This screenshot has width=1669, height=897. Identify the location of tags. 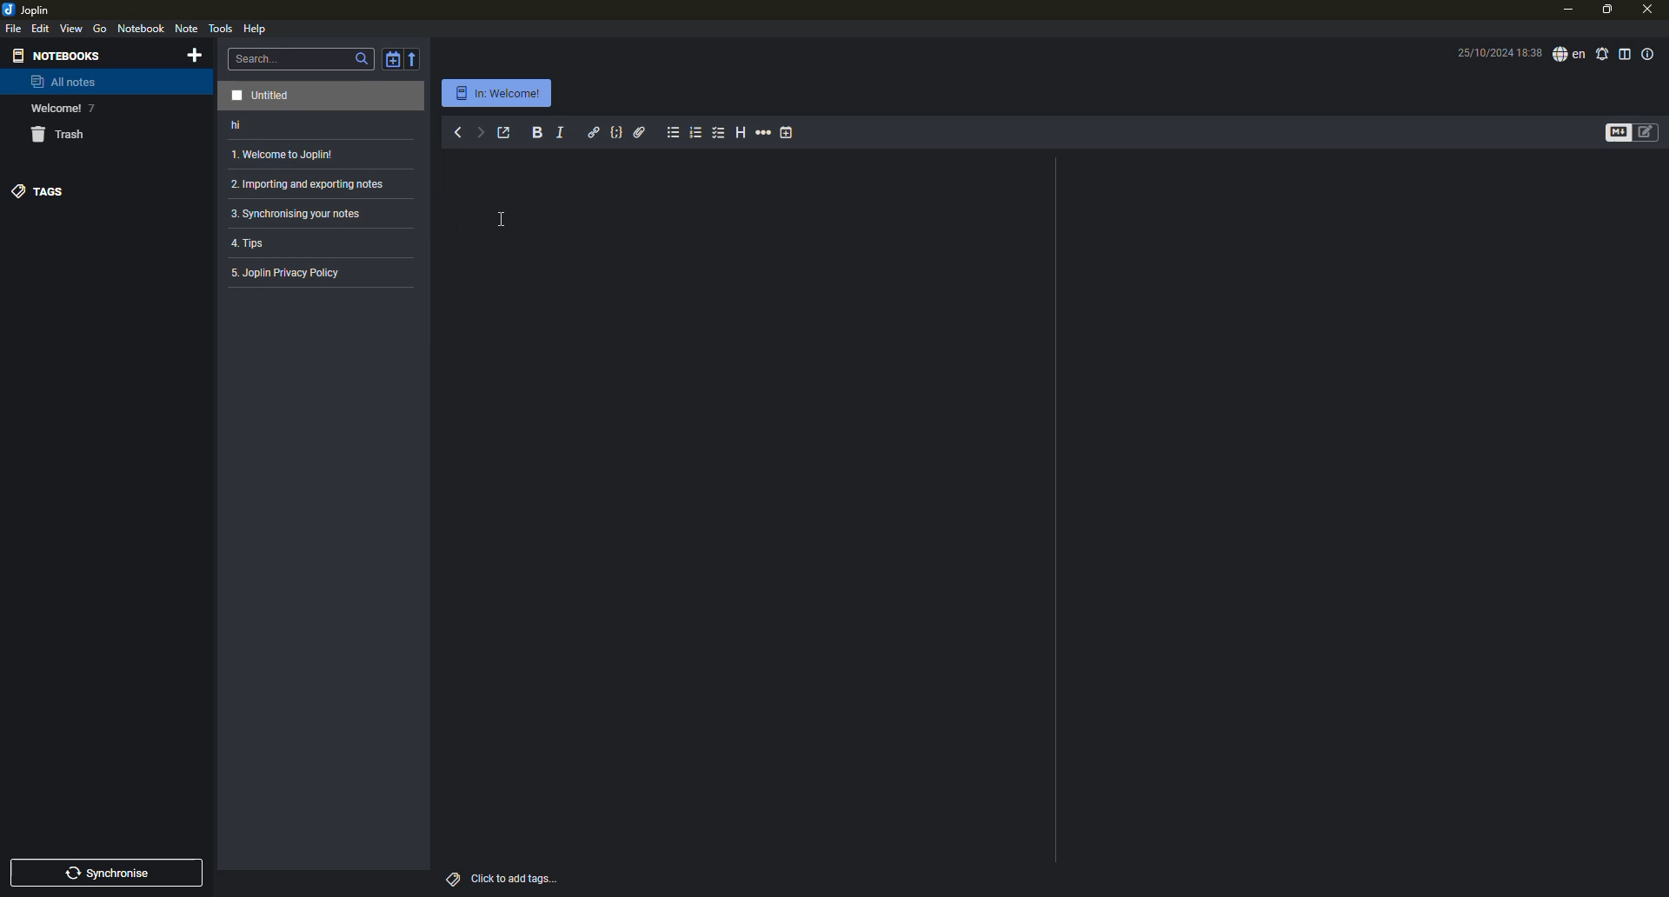
(37, 190).